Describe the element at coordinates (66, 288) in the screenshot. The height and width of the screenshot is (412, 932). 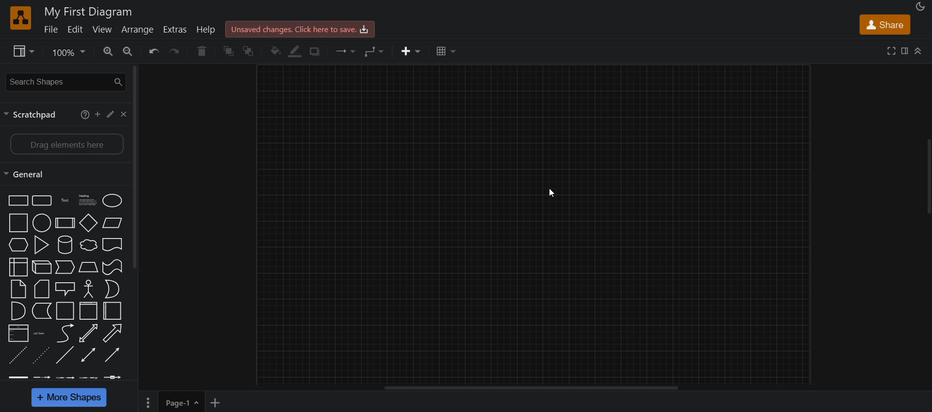
I see `shapes` at that location.